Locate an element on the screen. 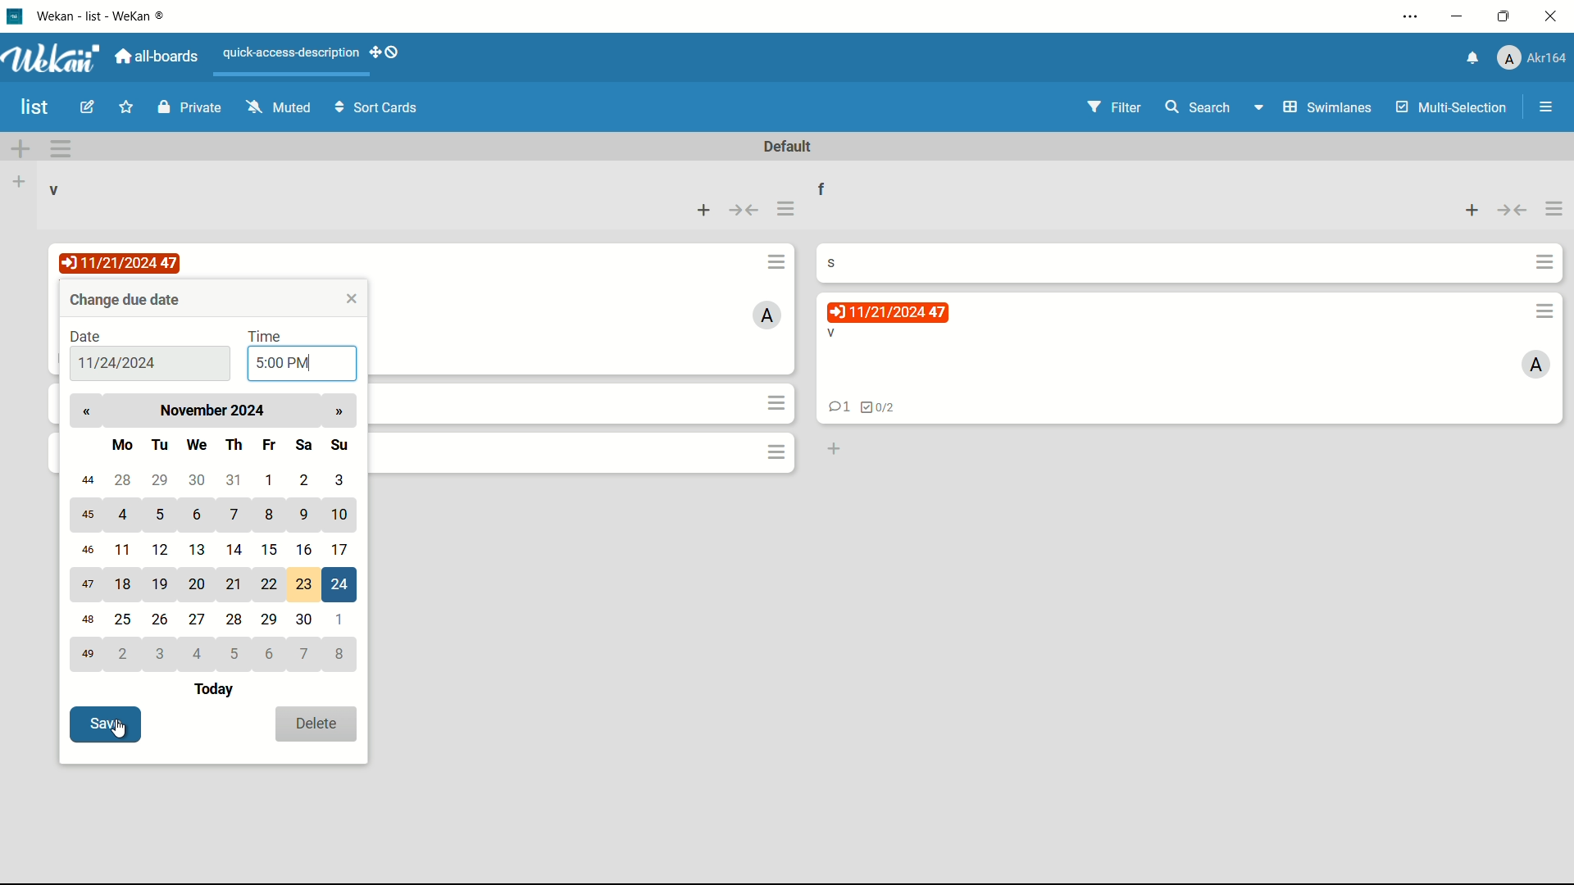 Image resolution: width=1574 pixels, height=885 pixels. show-desktop-drag-handles is located at coordinates (385, 53).